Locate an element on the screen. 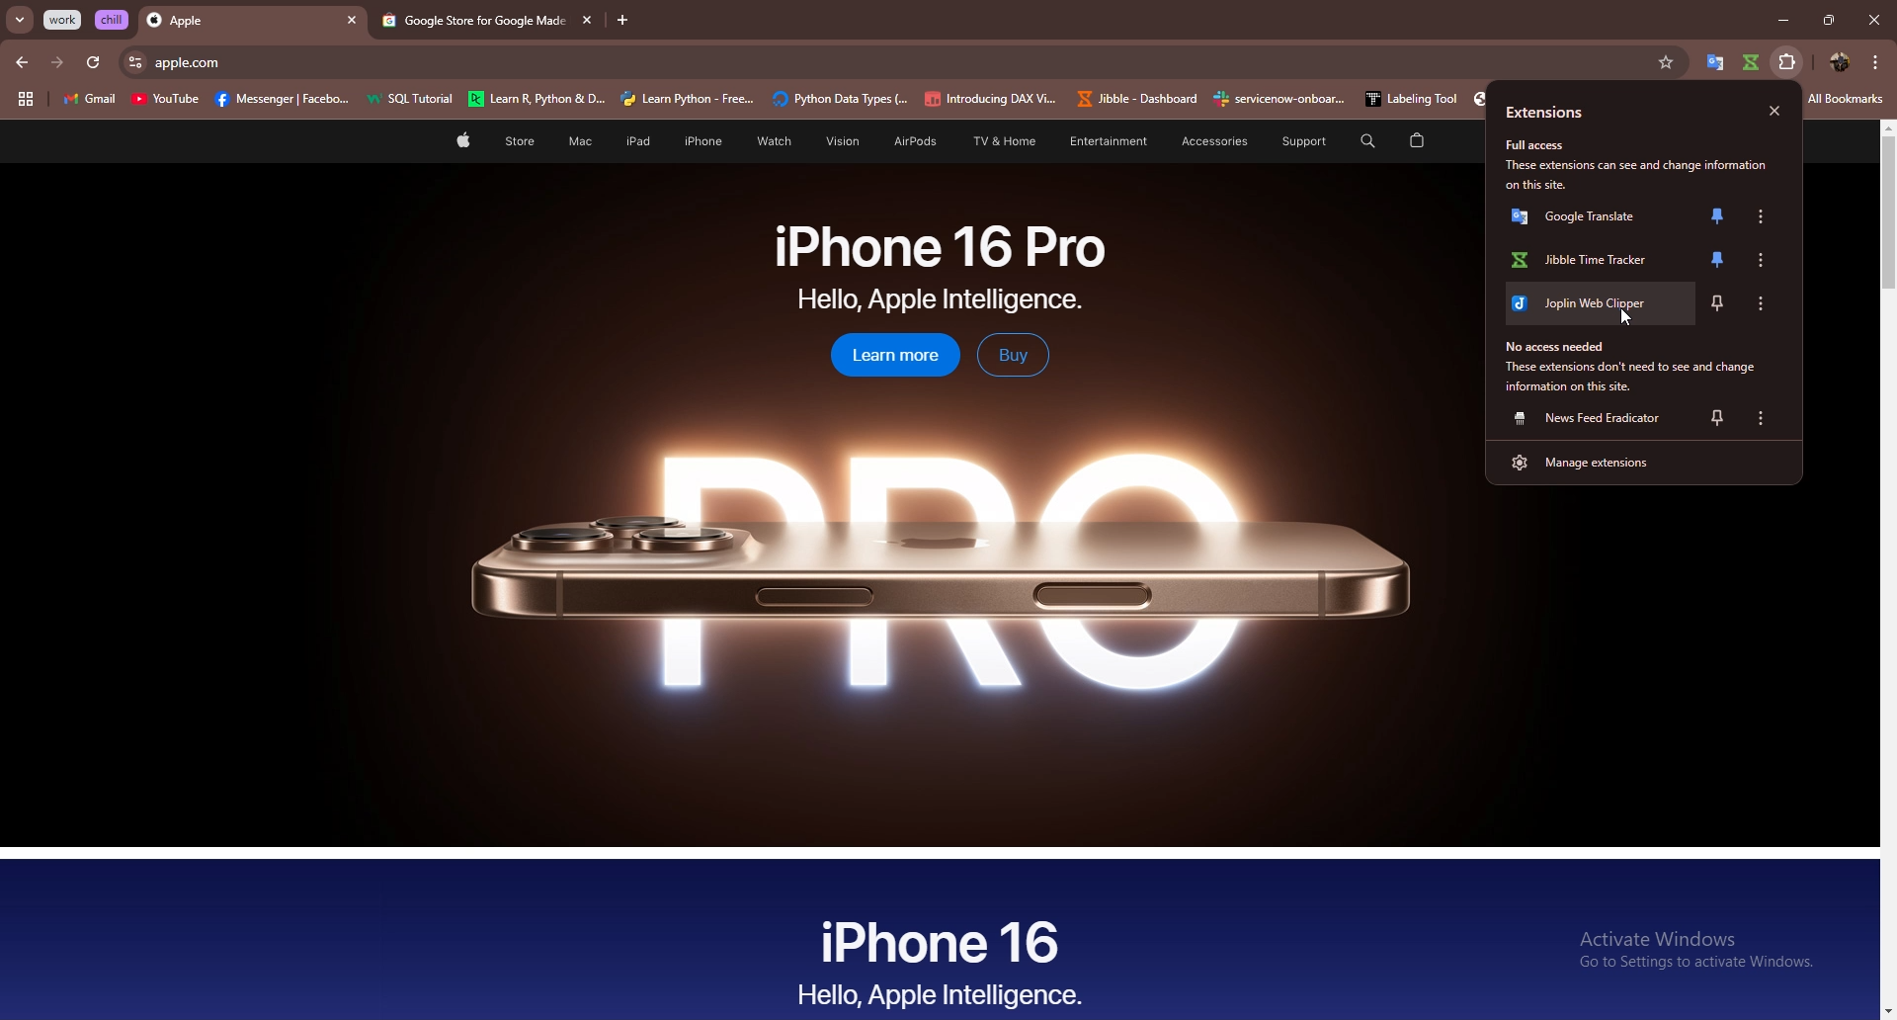  extensions is located at coordinates (1571, 113).